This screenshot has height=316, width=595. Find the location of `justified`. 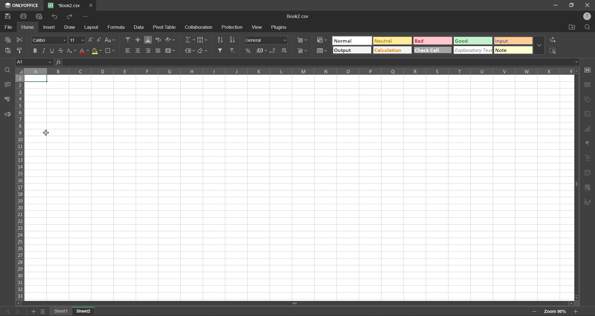

justified is located at coordinates (159, 51).